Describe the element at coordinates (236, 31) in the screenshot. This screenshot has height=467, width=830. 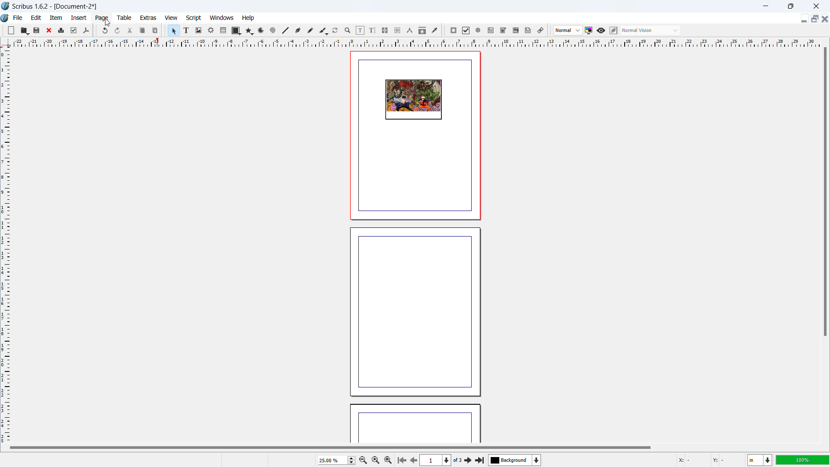
I see `shape` at that location.